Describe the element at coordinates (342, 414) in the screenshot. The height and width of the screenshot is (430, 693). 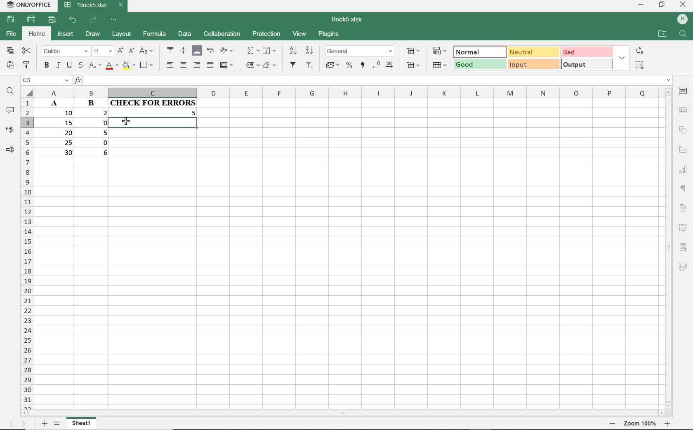
I see `SCROLLBAR` at that location.